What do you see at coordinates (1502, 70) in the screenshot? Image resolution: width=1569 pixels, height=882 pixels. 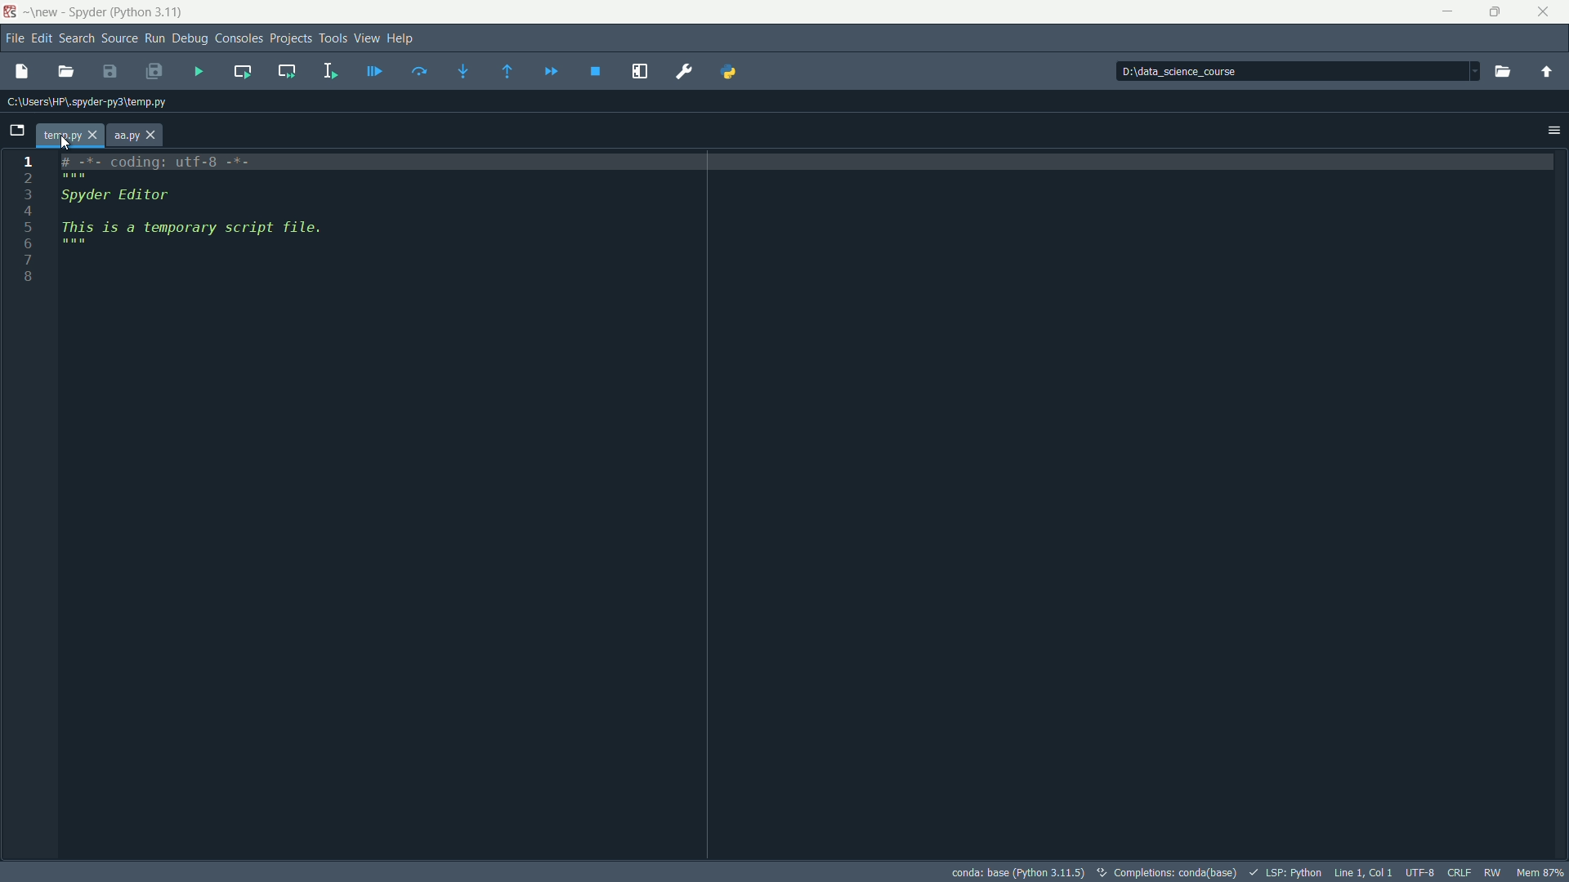 I see `browse a working directory` at bounding box center [1502, 70].